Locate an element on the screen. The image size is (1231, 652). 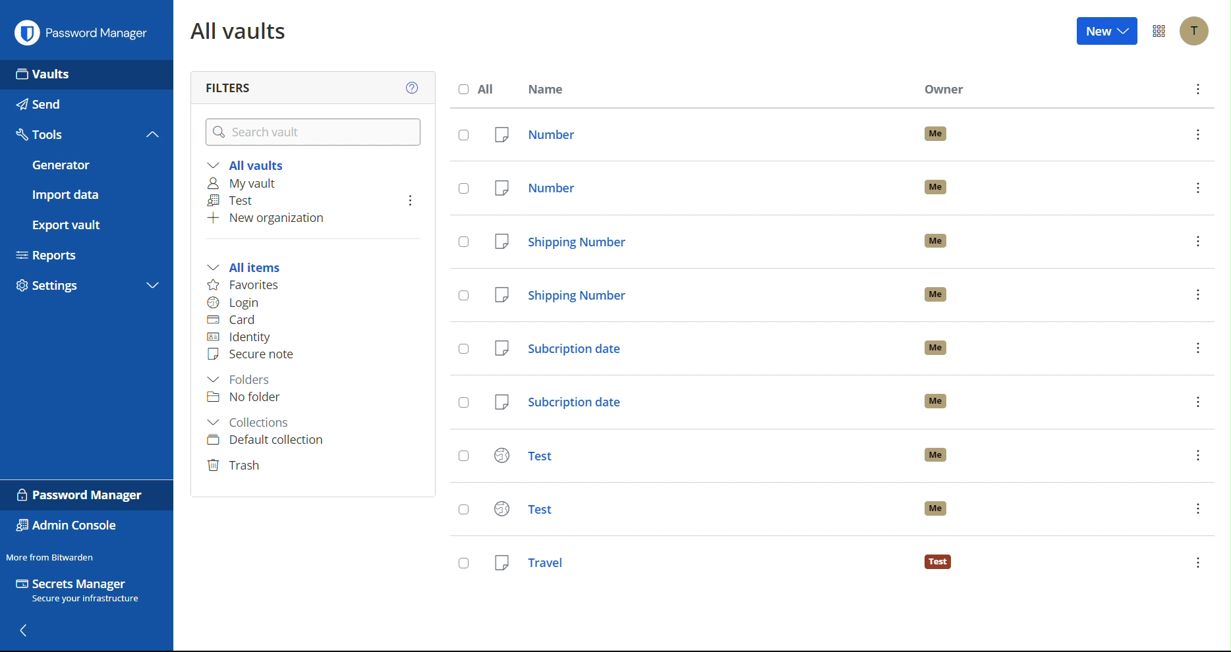
options is located at coordinates (1197, 294).